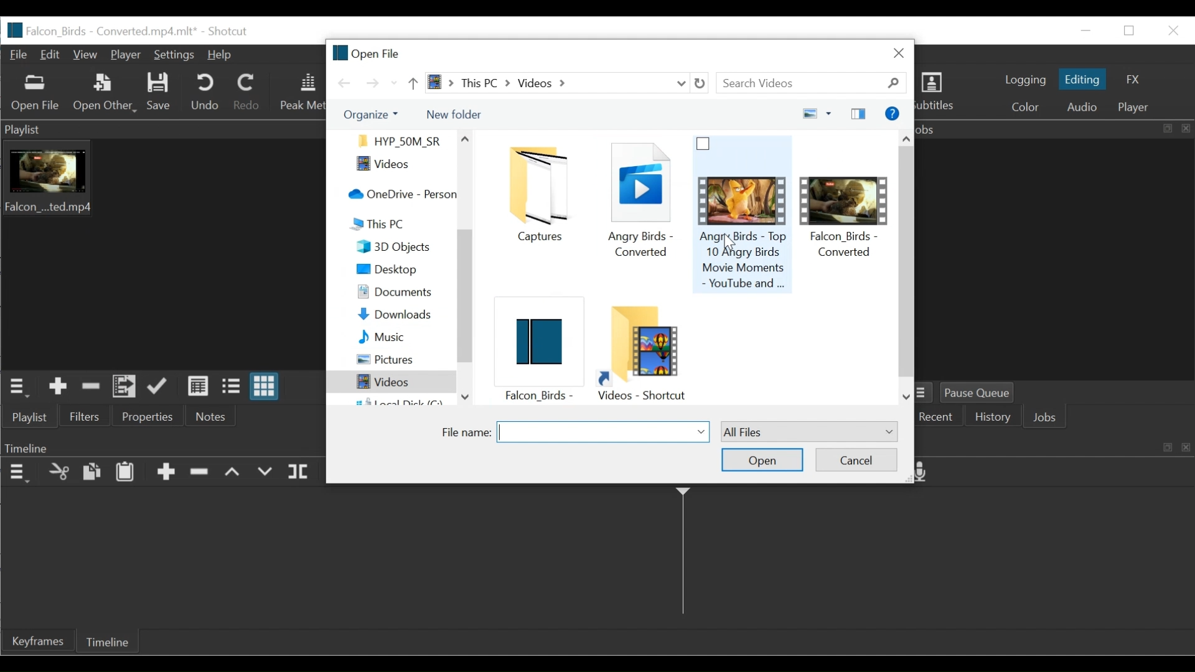 This screenshot has height=672, width=1195. What do you see at coordinates (107, 641) in the screenshot?
I see `Timeline` at bounding box center [107, 641].